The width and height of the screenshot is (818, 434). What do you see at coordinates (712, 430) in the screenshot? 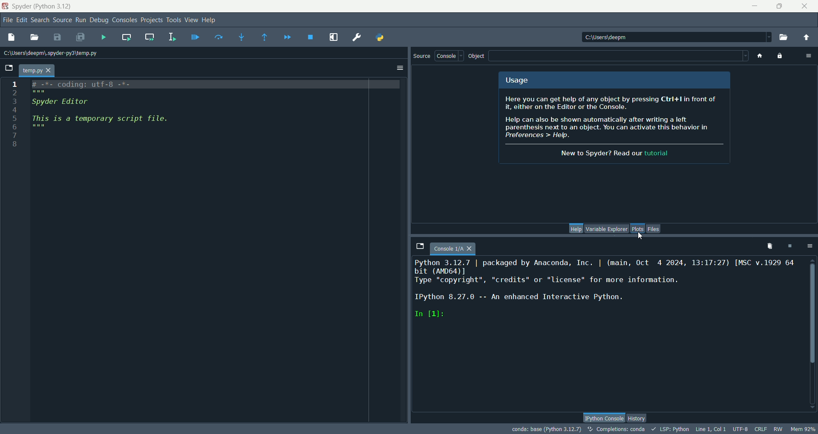
I see `line, col` at bounding box center [712, 430].